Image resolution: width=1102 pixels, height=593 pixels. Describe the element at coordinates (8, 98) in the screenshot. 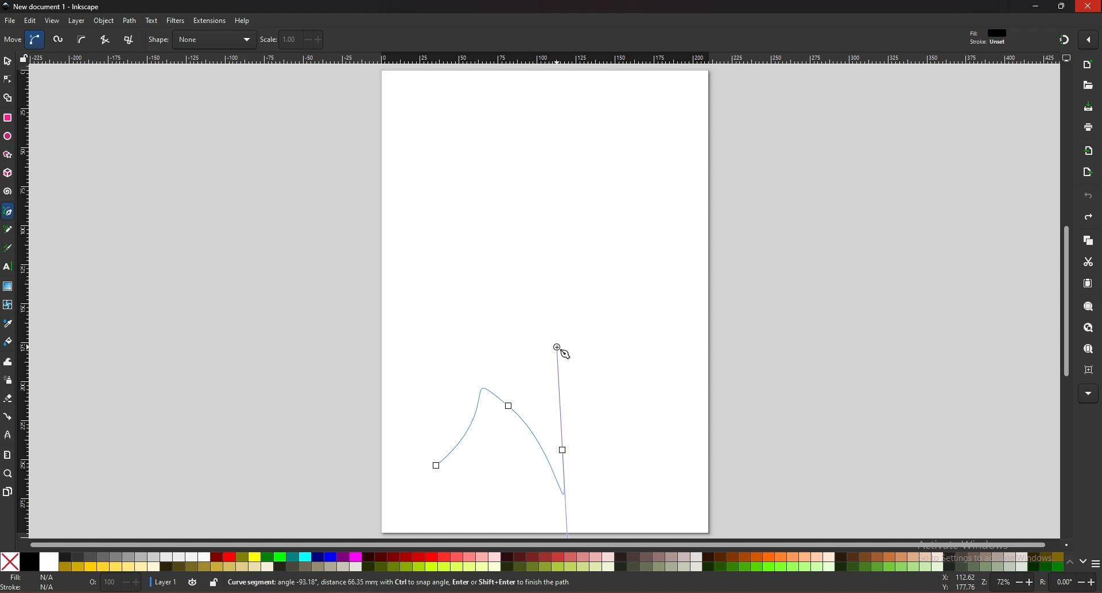

I see `shape builder` at that location.